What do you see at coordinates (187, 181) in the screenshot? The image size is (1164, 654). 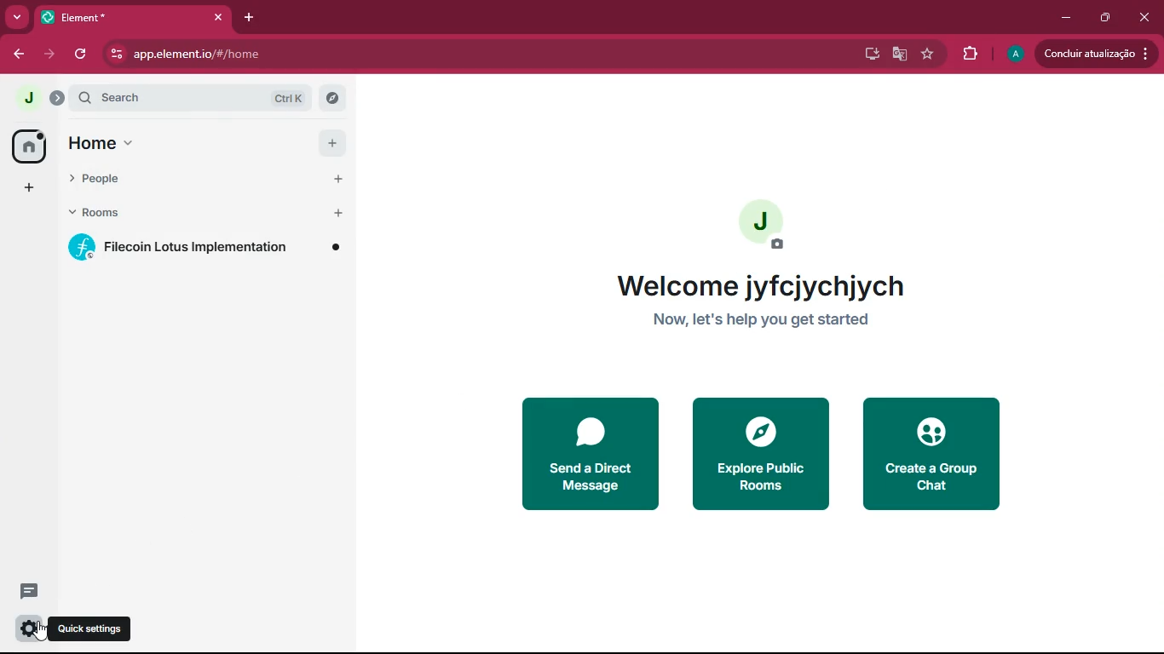 I see `people` at bounding box center [187, 181].